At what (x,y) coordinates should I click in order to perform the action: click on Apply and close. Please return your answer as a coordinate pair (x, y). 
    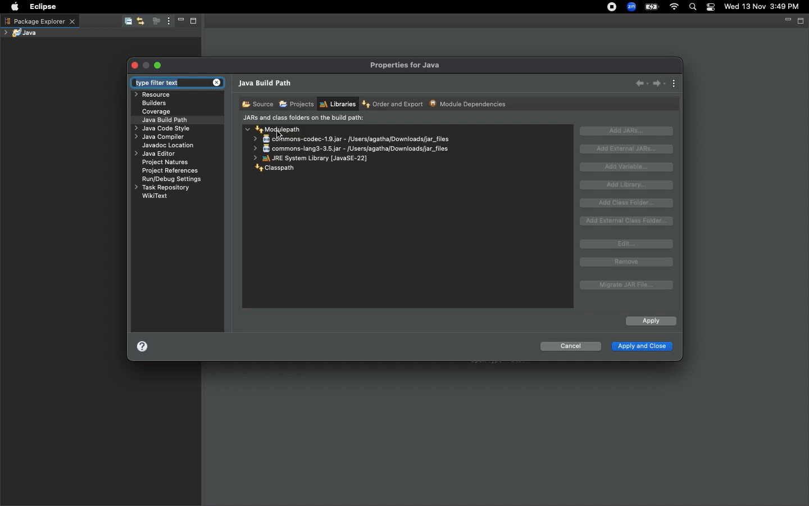
    Looking at the image, I should click on (641, 347).